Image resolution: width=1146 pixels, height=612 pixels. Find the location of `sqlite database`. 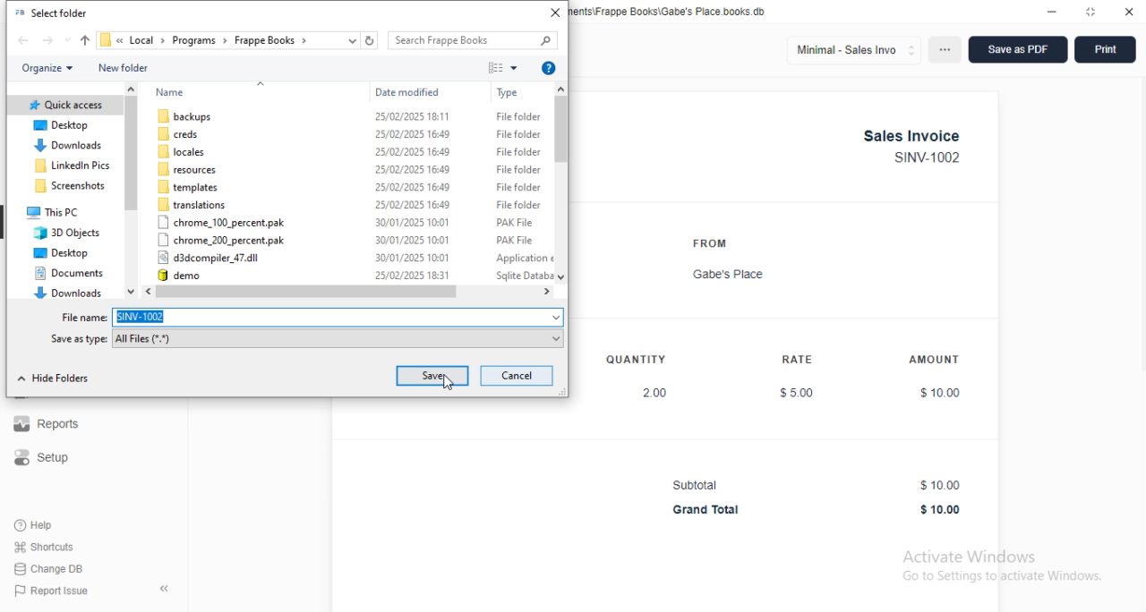

sqlite database is located at coordinates (525, 276).